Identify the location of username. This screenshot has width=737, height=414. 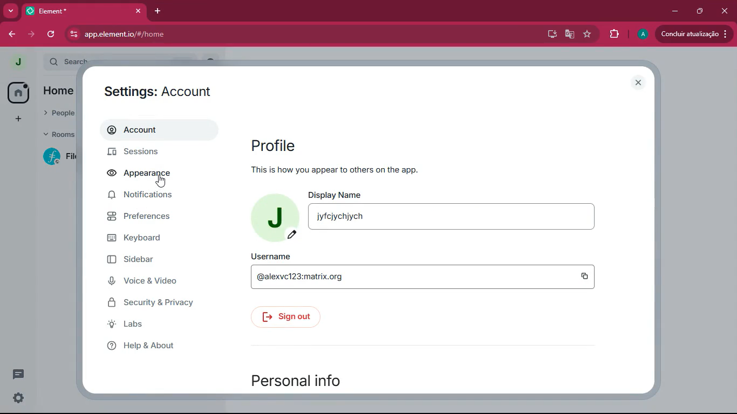
(422, 277).